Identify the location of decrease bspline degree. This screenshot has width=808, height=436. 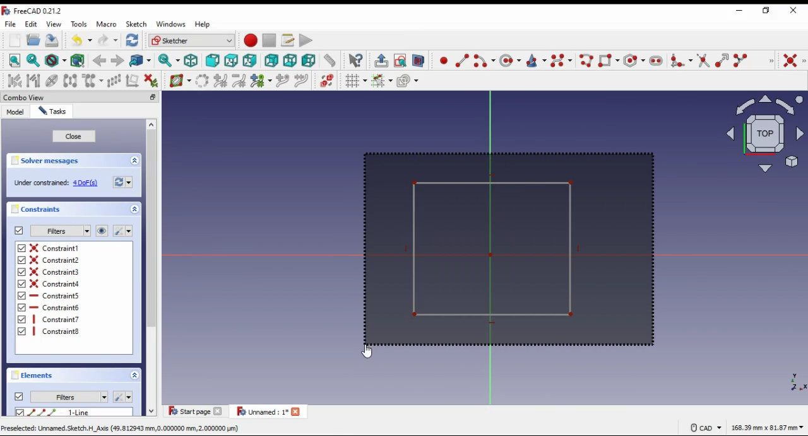
(239, 81).